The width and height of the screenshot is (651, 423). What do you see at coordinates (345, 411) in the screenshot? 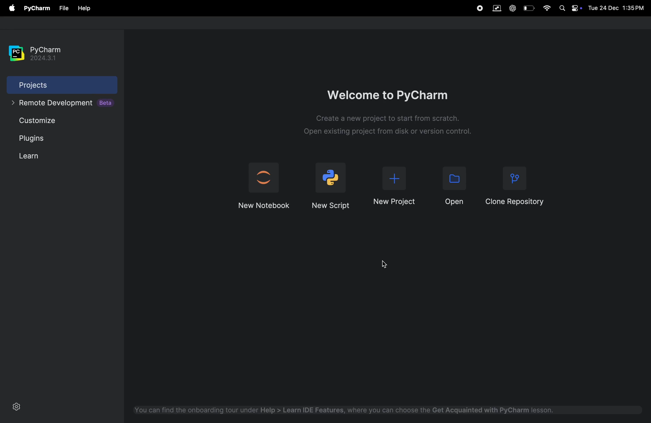
I see `onboard tool help` at bounding box center [345, 411].